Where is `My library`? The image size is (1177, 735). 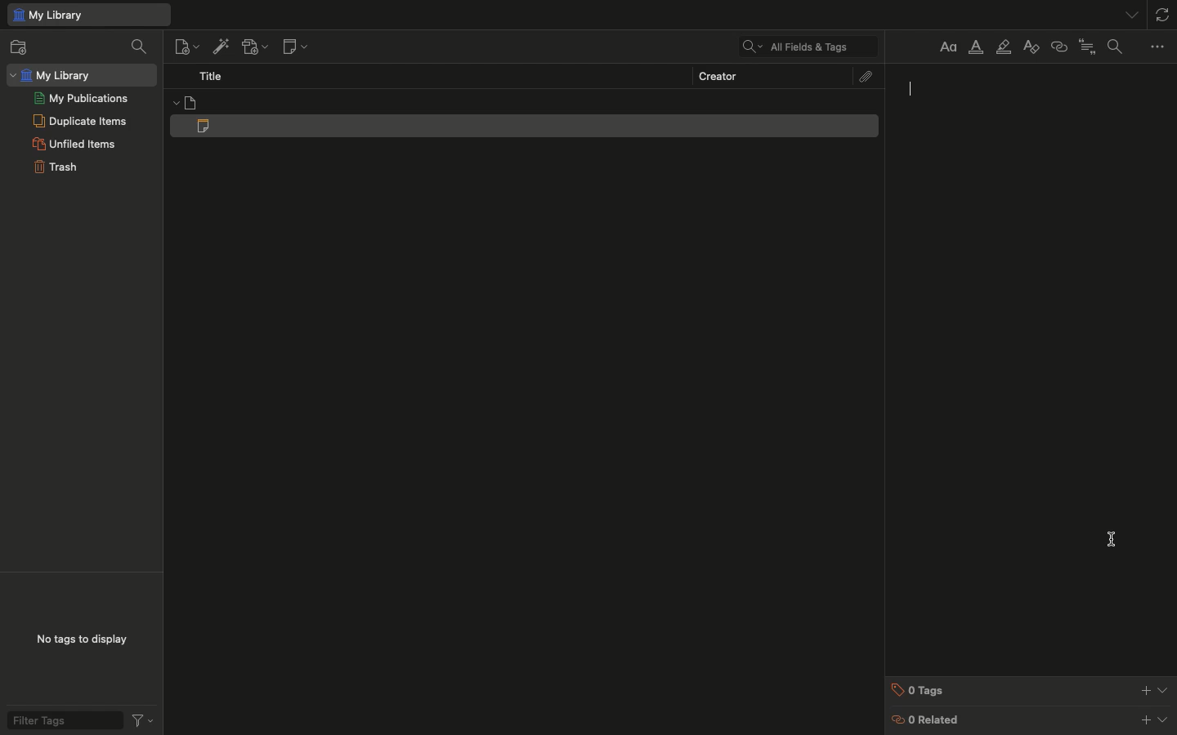 My library is located at coordinates (87, 16).